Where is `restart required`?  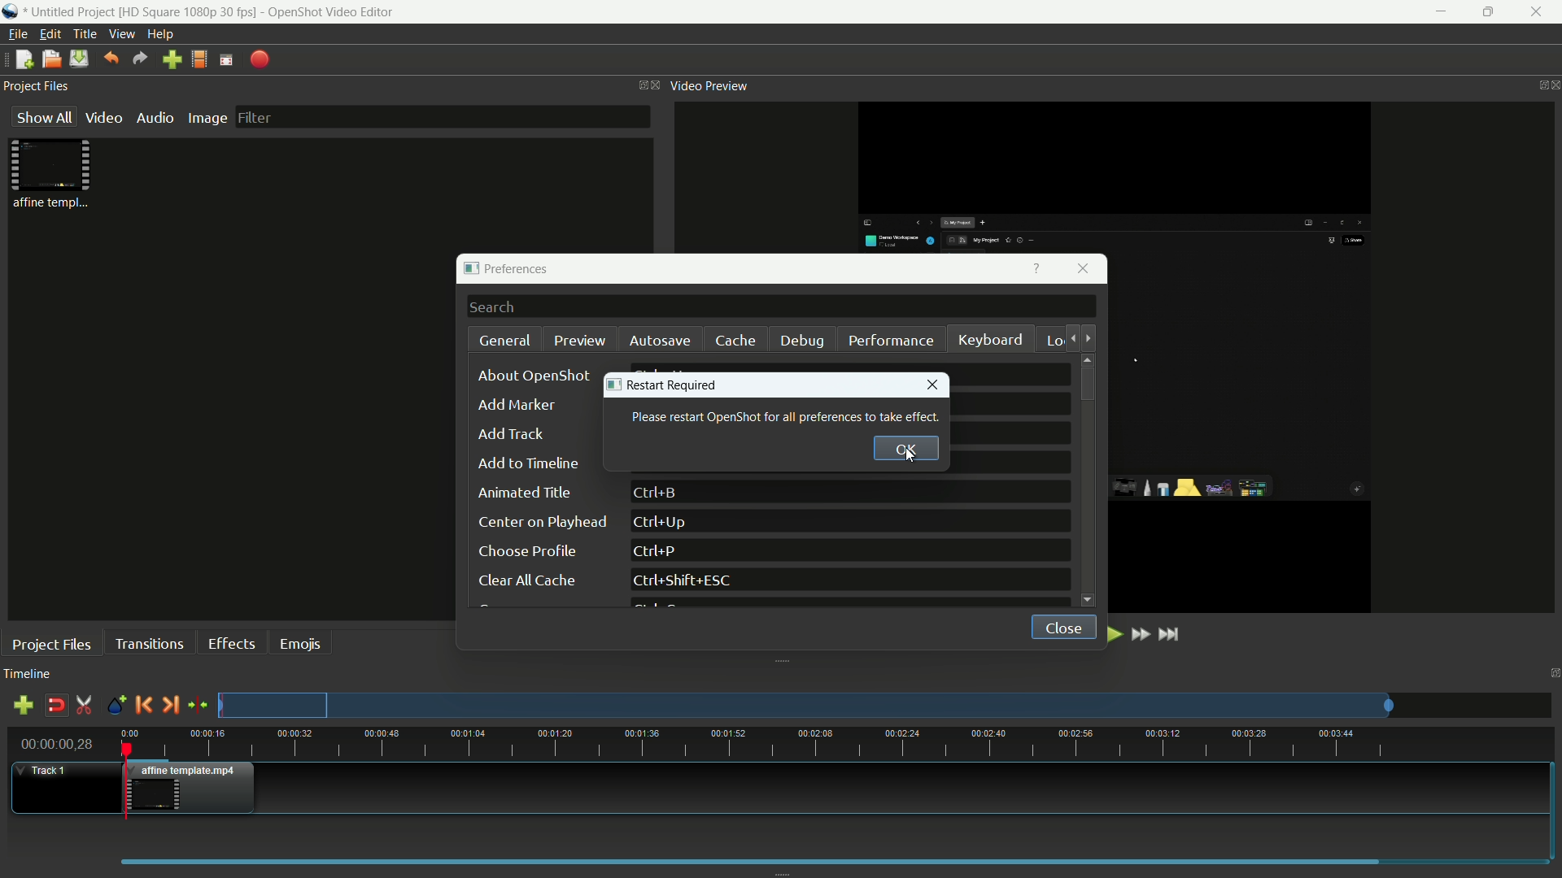
restart required is located at coordinates (665, 385).